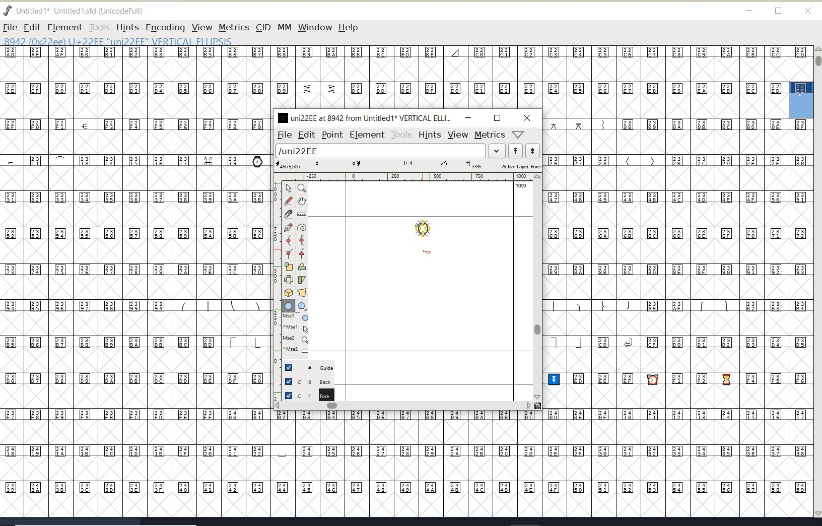 The image size is (822, 526). Describe the element at coordinates (290, 201) in the screenshot. I see `draw a freehand curve` at that location.